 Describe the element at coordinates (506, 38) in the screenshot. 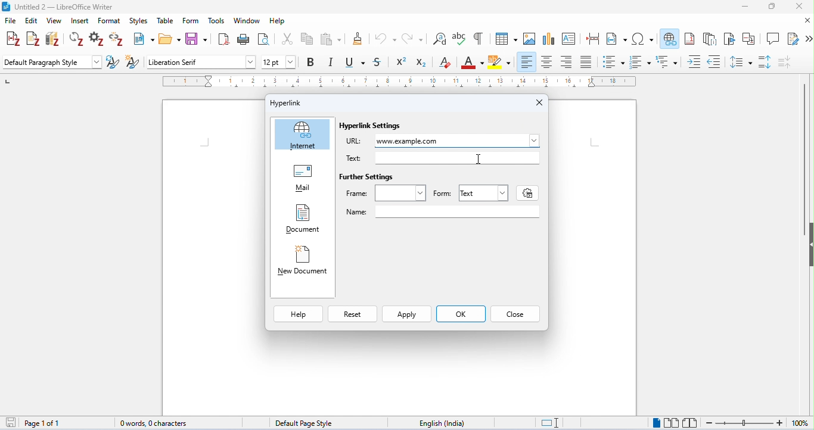

I see `insert table` at that location.